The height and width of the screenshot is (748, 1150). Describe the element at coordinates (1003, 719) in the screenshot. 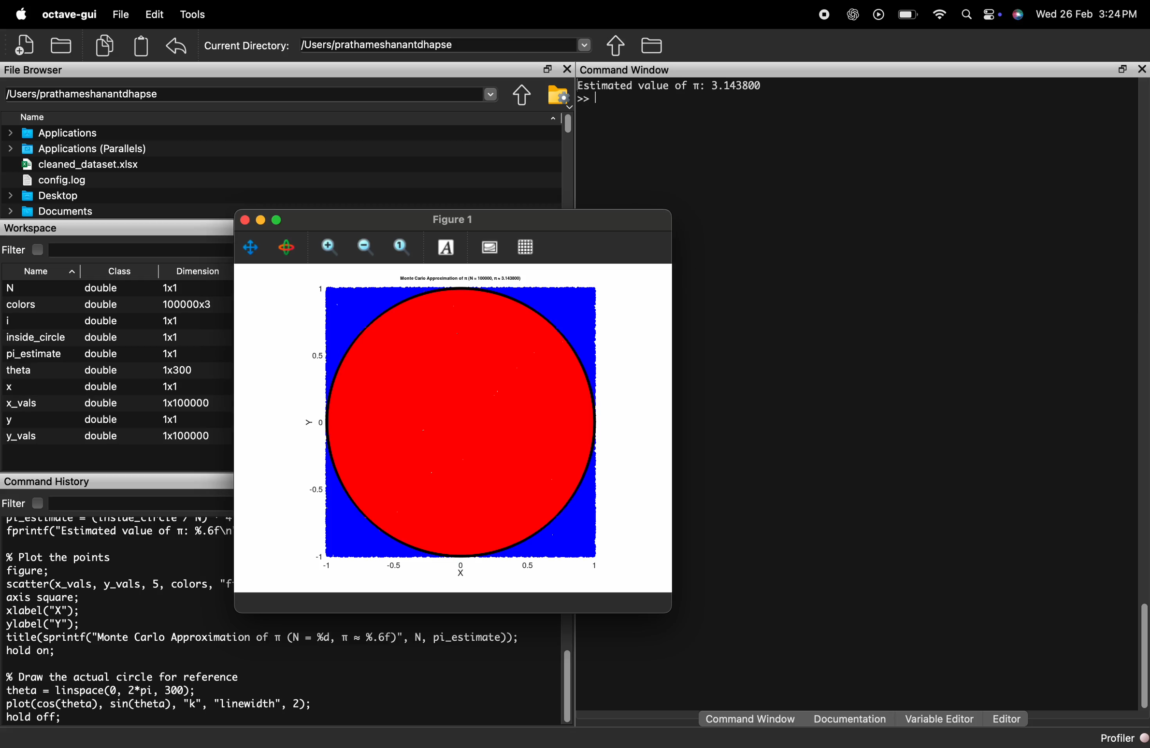

I see `Editor` at that location.